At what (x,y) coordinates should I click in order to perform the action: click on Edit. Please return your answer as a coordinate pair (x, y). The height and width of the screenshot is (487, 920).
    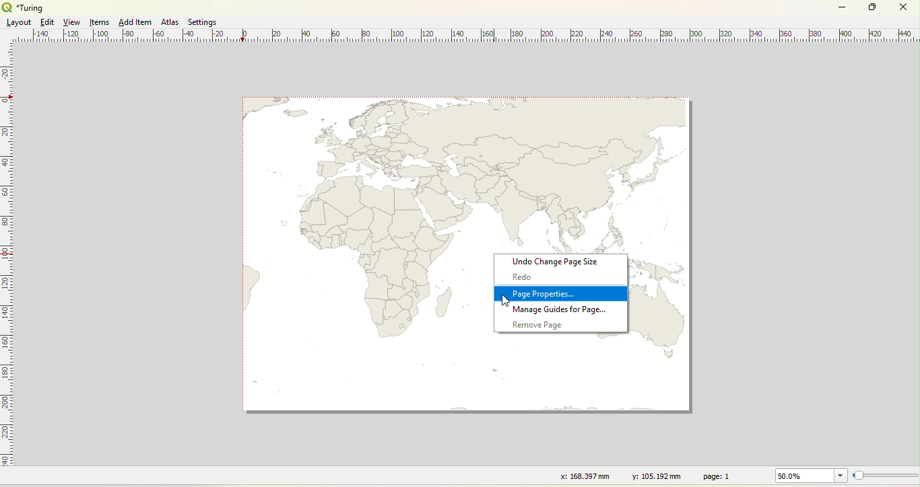
    Looking at the image, I should click on (46, 22).